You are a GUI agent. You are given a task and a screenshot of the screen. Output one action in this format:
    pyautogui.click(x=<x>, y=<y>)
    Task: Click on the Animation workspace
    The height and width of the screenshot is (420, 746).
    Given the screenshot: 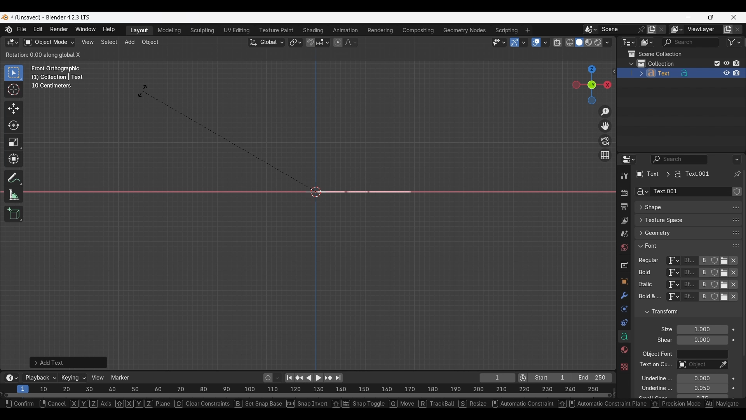 What is the action you would take?
    pyautogui.click(x=345, y=31)
    